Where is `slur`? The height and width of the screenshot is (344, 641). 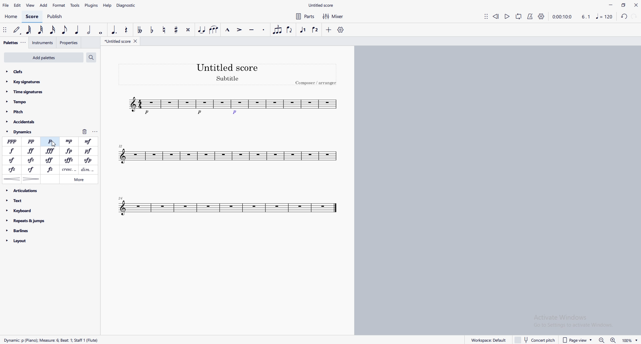 slur is located at coordinates (213, 30).